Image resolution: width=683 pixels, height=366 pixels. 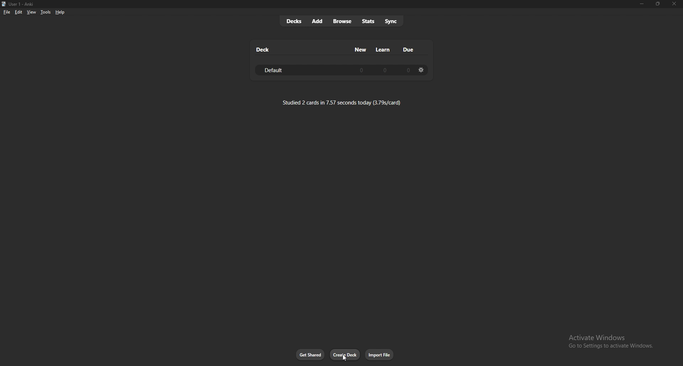 I want to click on browse, so click(x=343, y=22).